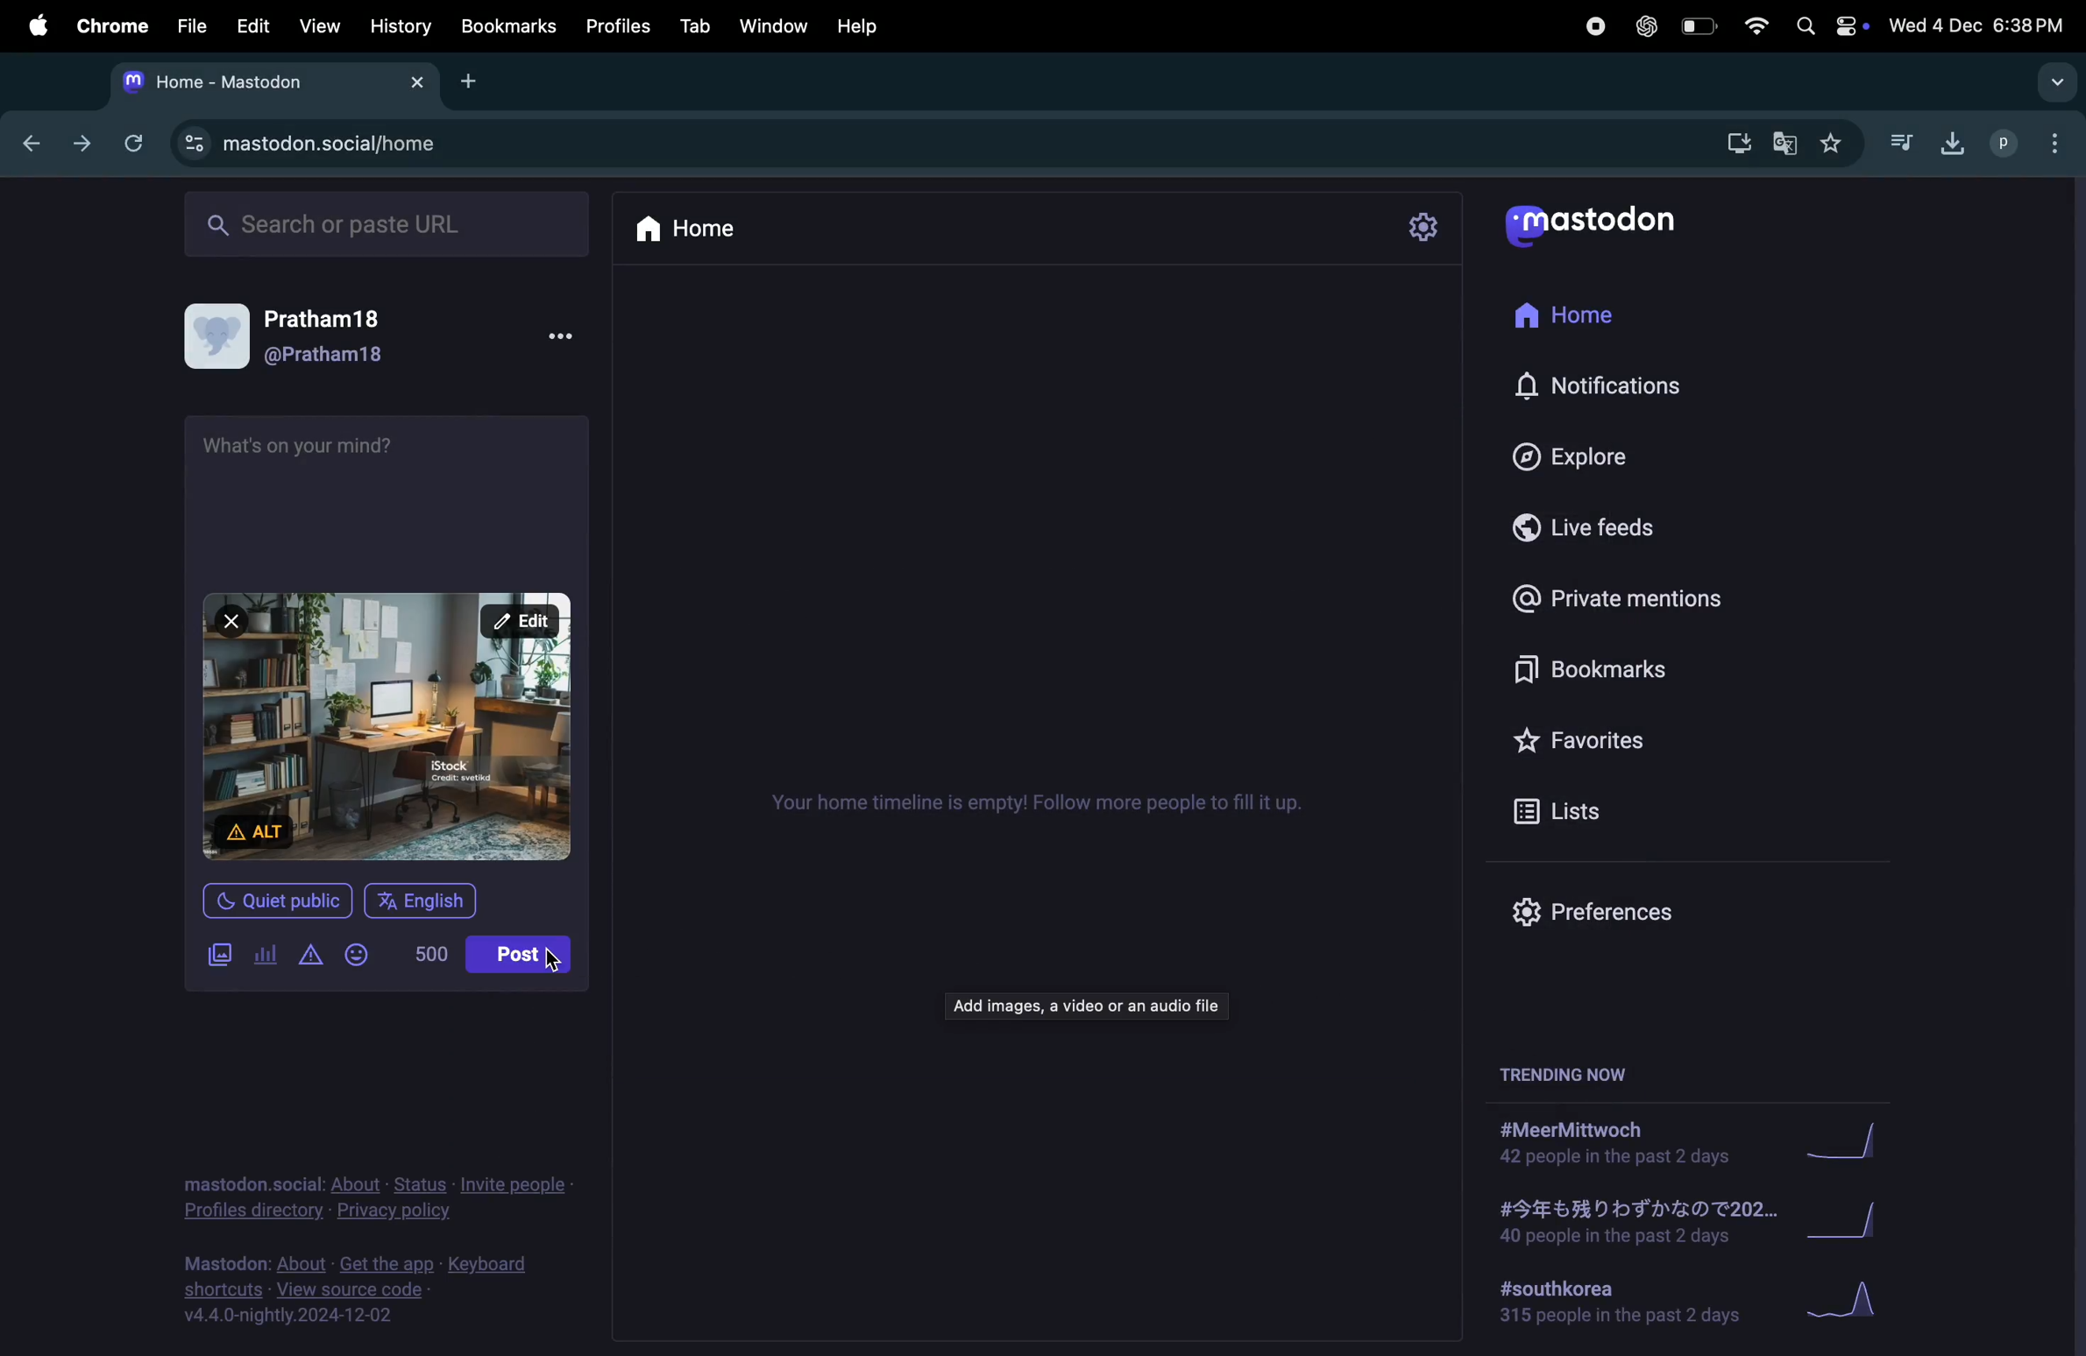 The width and height of the screenshot is (2086, 1356). What do you see at coordinates (1644, 25) in the screenshot?
I see `chatgpt` at bounding box center [1644, 25].